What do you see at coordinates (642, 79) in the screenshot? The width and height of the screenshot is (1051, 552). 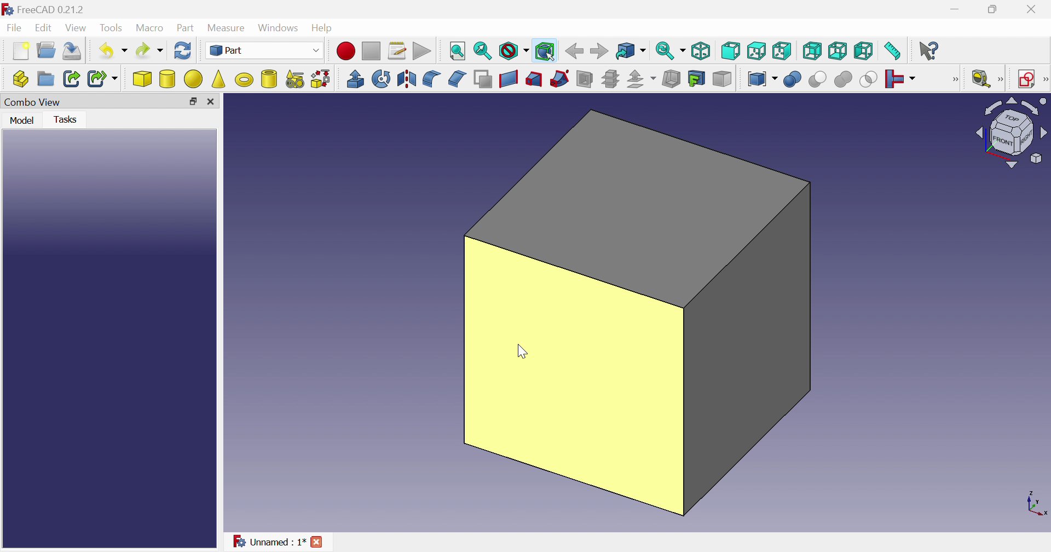 I see `Offset:` at bounding box center [642, 79].